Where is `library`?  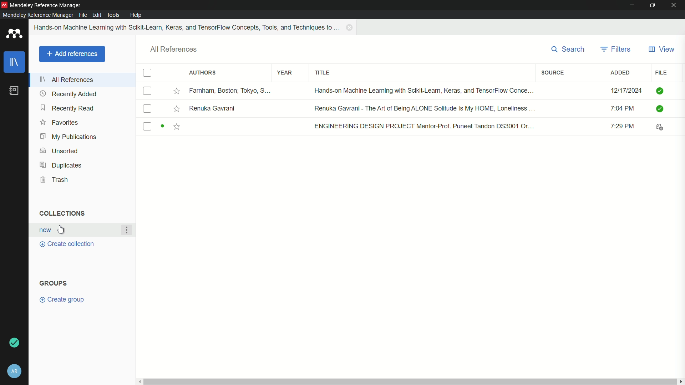 library is located at coordinates (15, 63).